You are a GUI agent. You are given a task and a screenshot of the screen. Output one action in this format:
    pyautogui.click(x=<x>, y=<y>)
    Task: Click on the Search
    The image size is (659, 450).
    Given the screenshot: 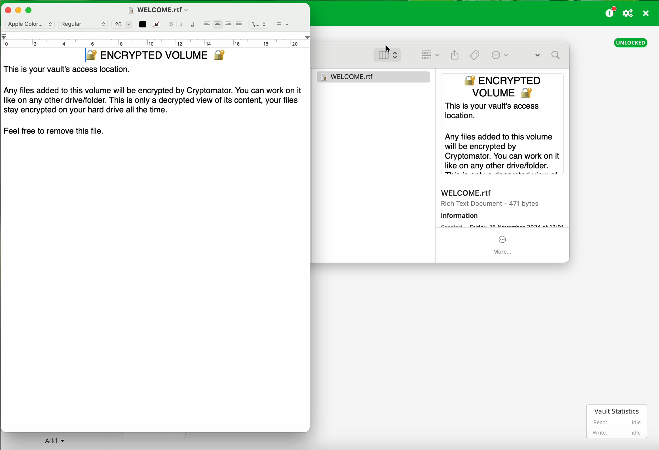 What is the action you would take?
    pyautogui.click(x=549, y=56)
    